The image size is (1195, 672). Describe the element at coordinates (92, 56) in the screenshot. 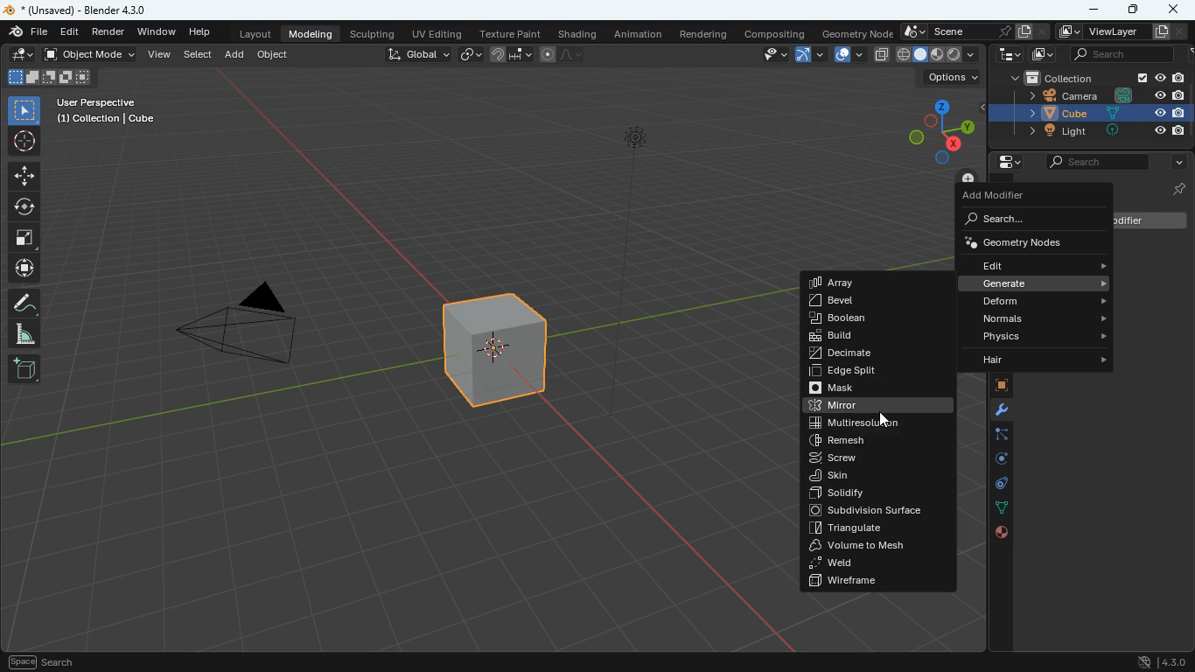

I see `object mode` at that location.